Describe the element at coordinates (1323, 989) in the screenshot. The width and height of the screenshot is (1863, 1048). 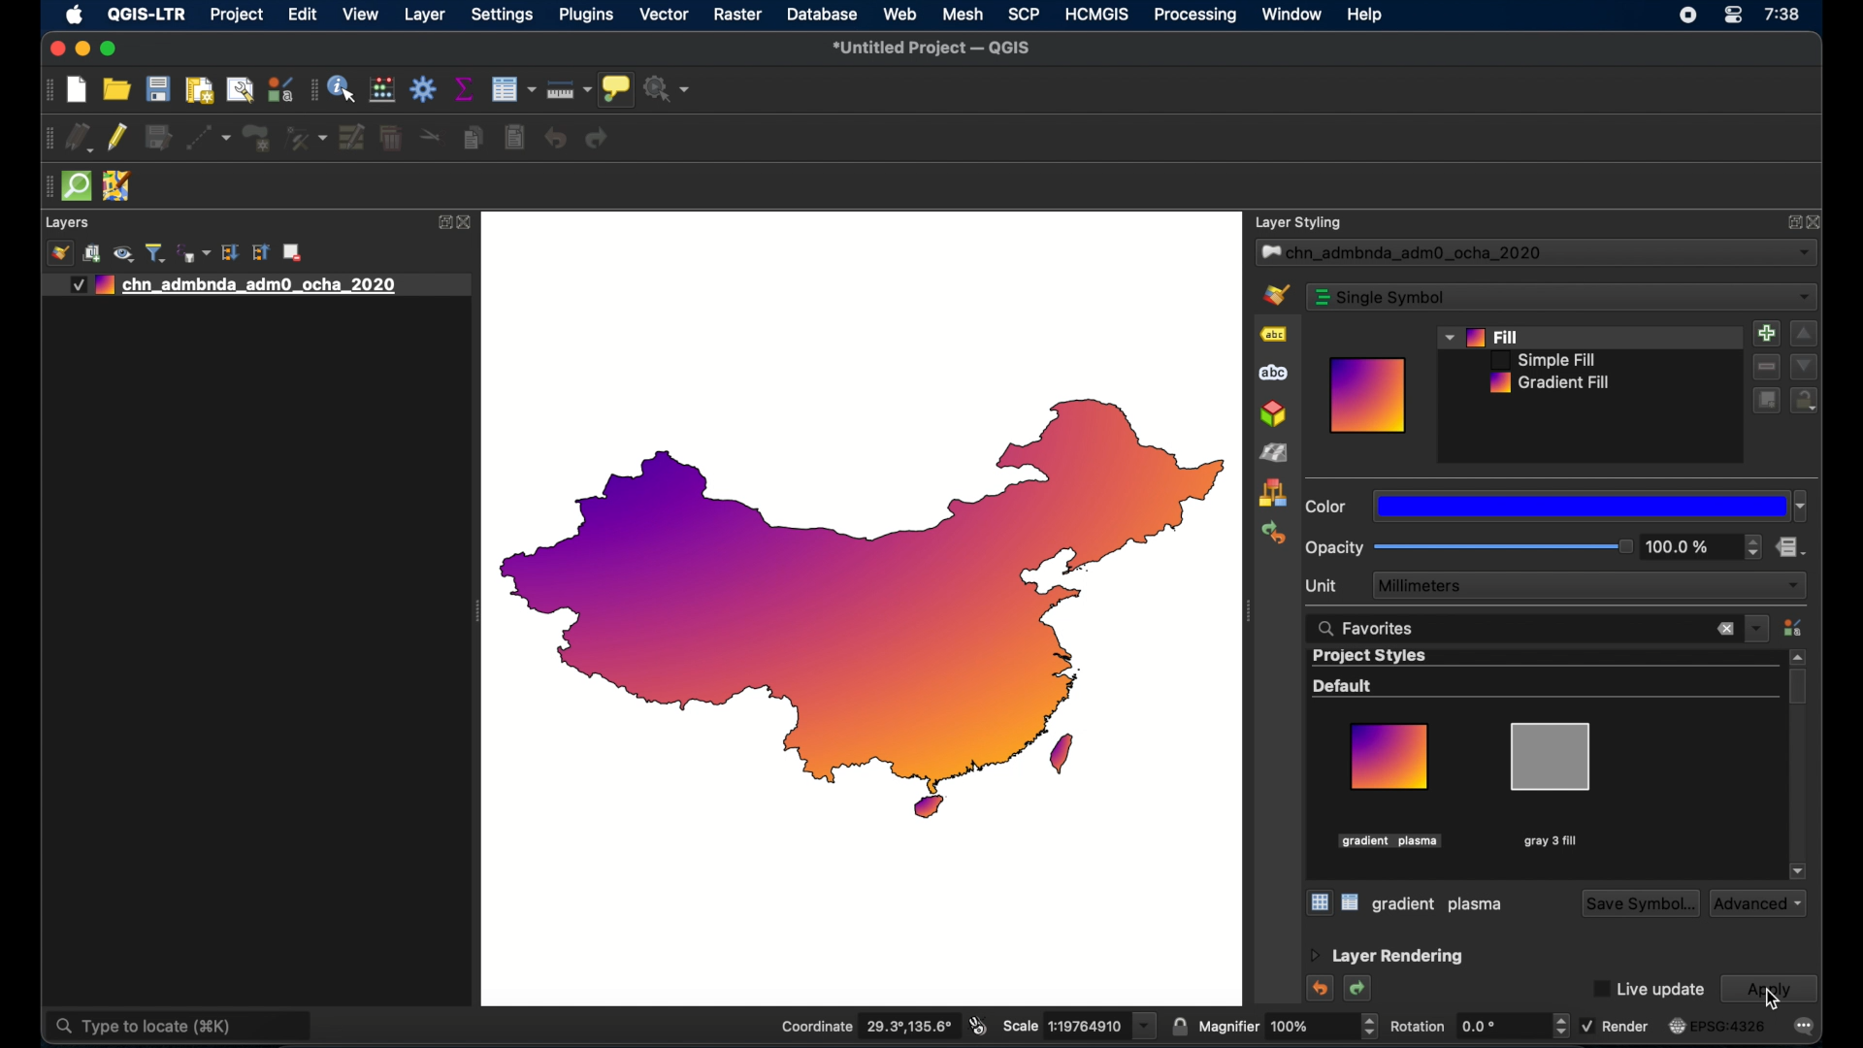
I see `undo` at that location.